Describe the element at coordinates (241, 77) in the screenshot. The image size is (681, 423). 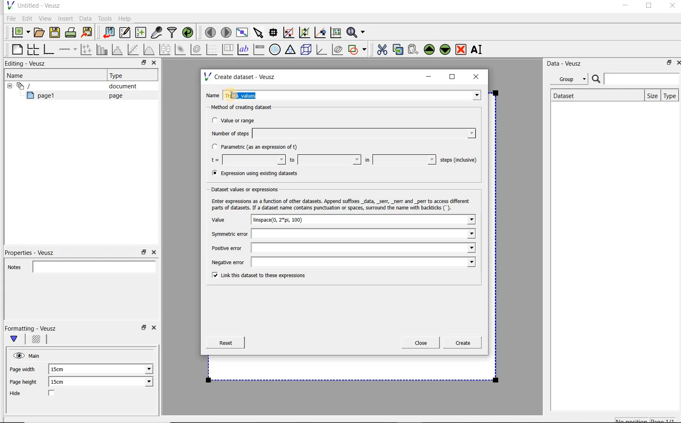
I see `Create dataset - Veusz` at that location.